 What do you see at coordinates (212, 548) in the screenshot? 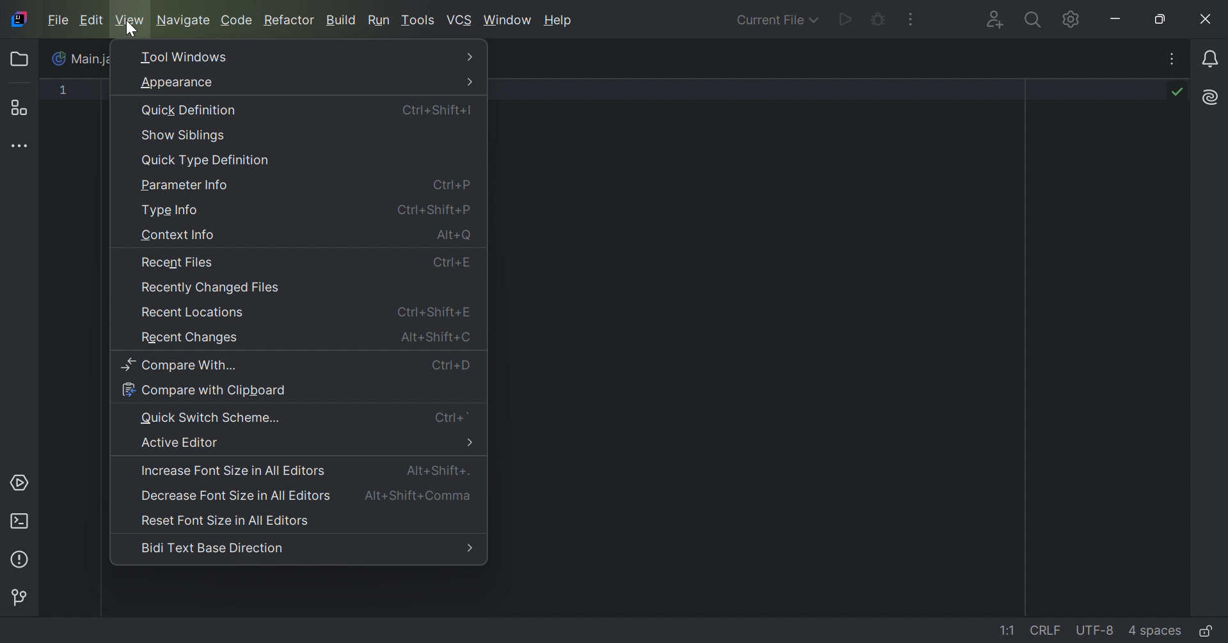
I see `Bidi Text Base Direction` at bounding box center [212, 548].